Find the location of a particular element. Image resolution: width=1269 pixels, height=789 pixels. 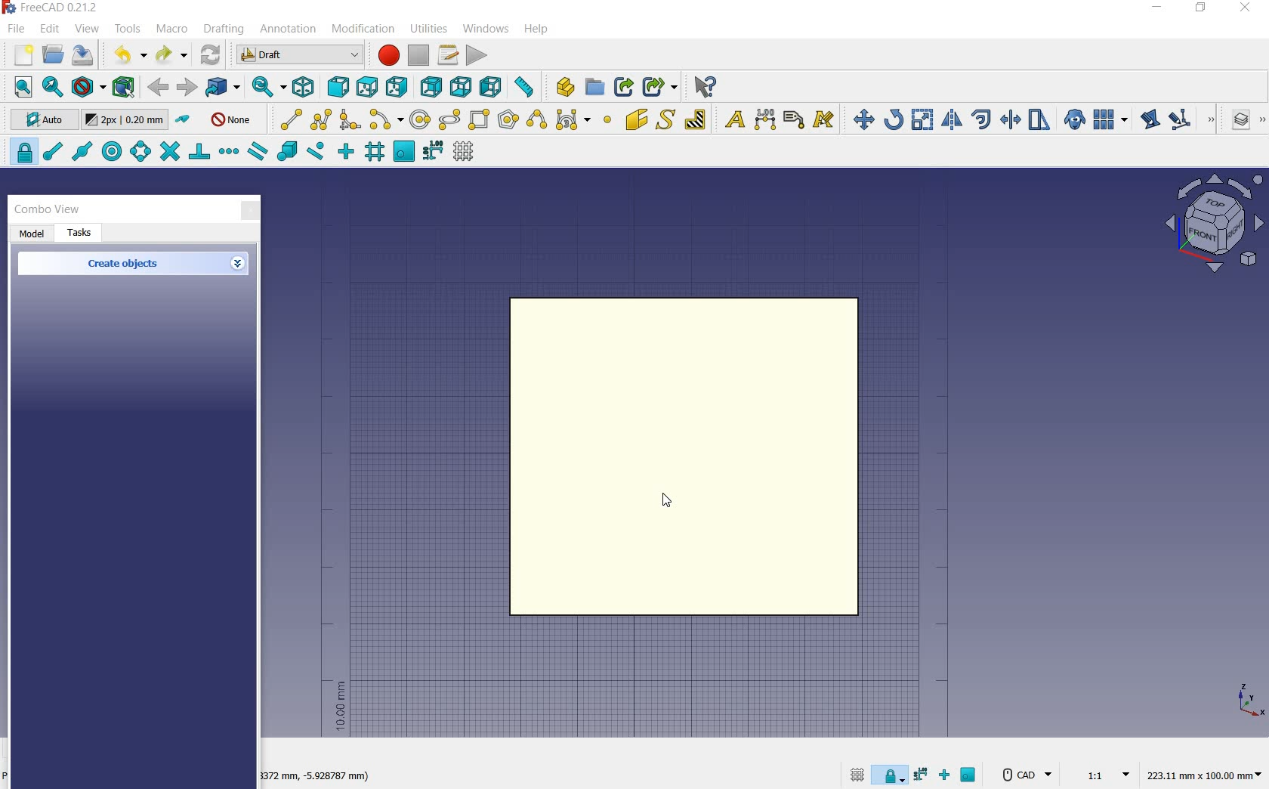

create objects is located at coordinates (125, 265).